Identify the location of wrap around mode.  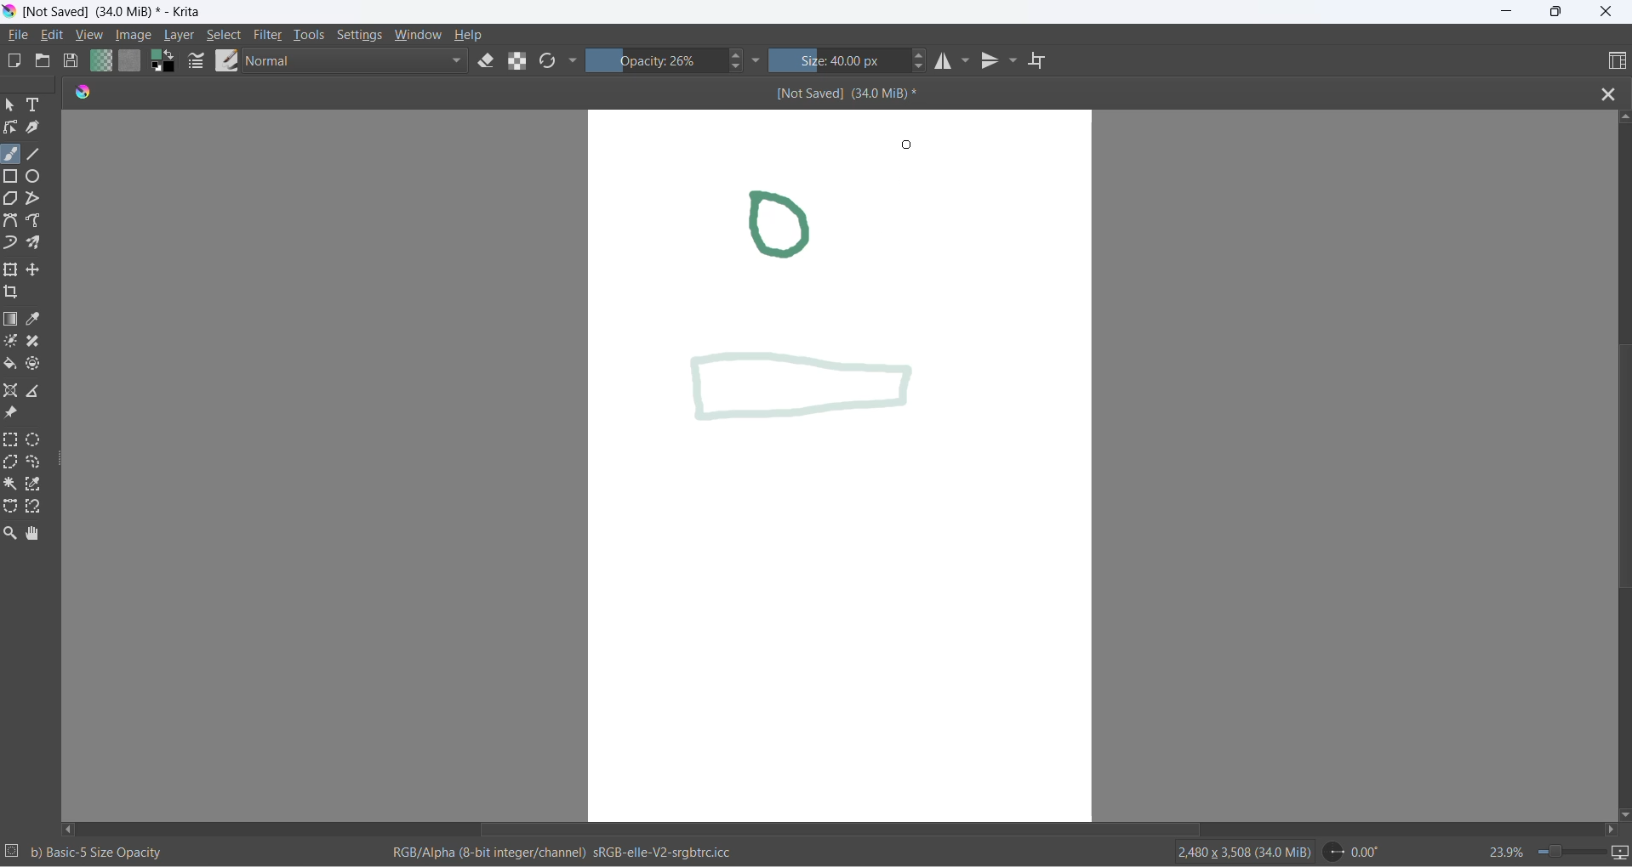
(1045, 60).